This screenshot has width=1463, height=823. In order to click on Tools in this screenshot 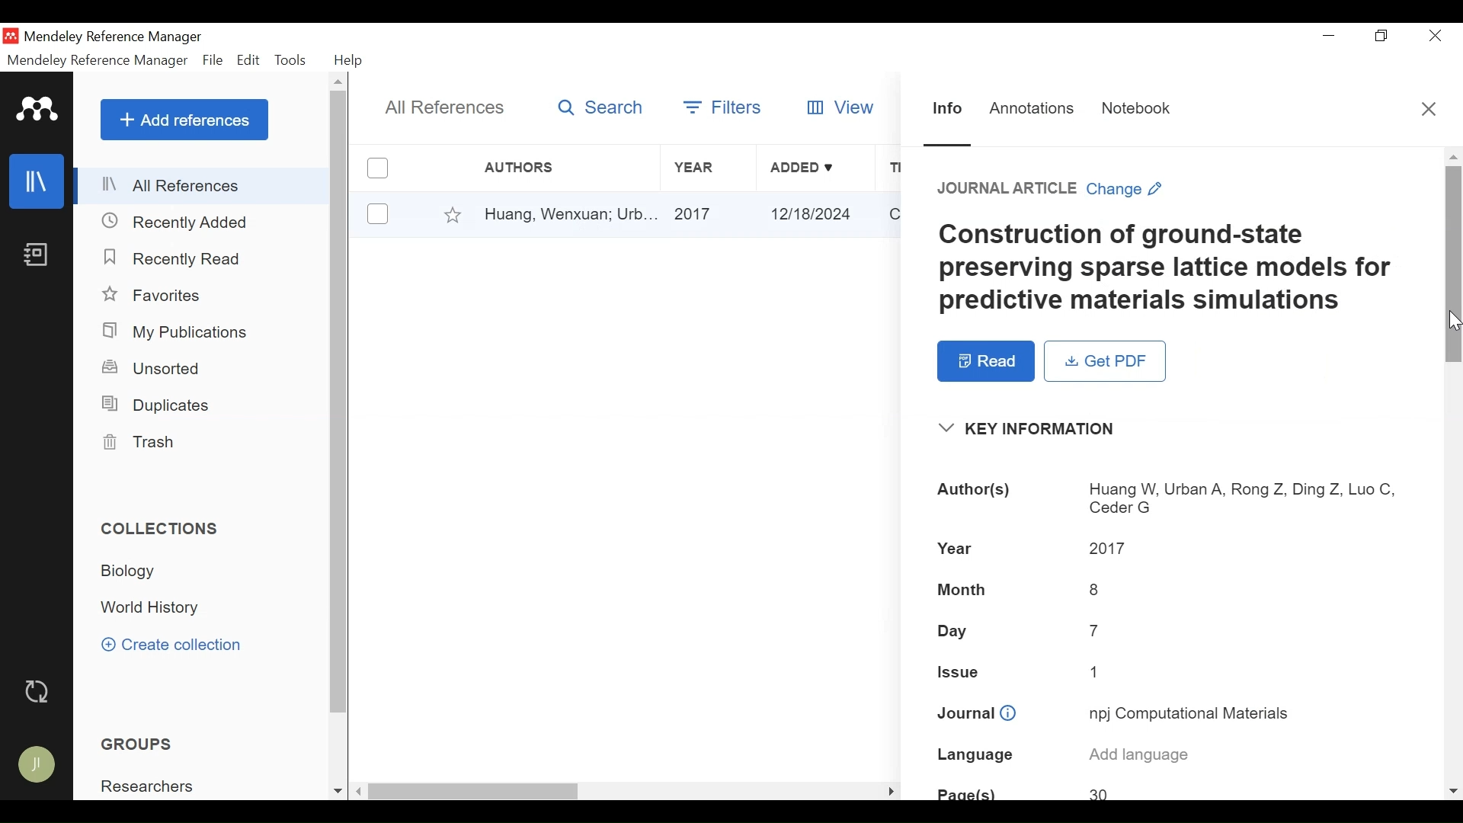, I will do `click(292, 60)`.